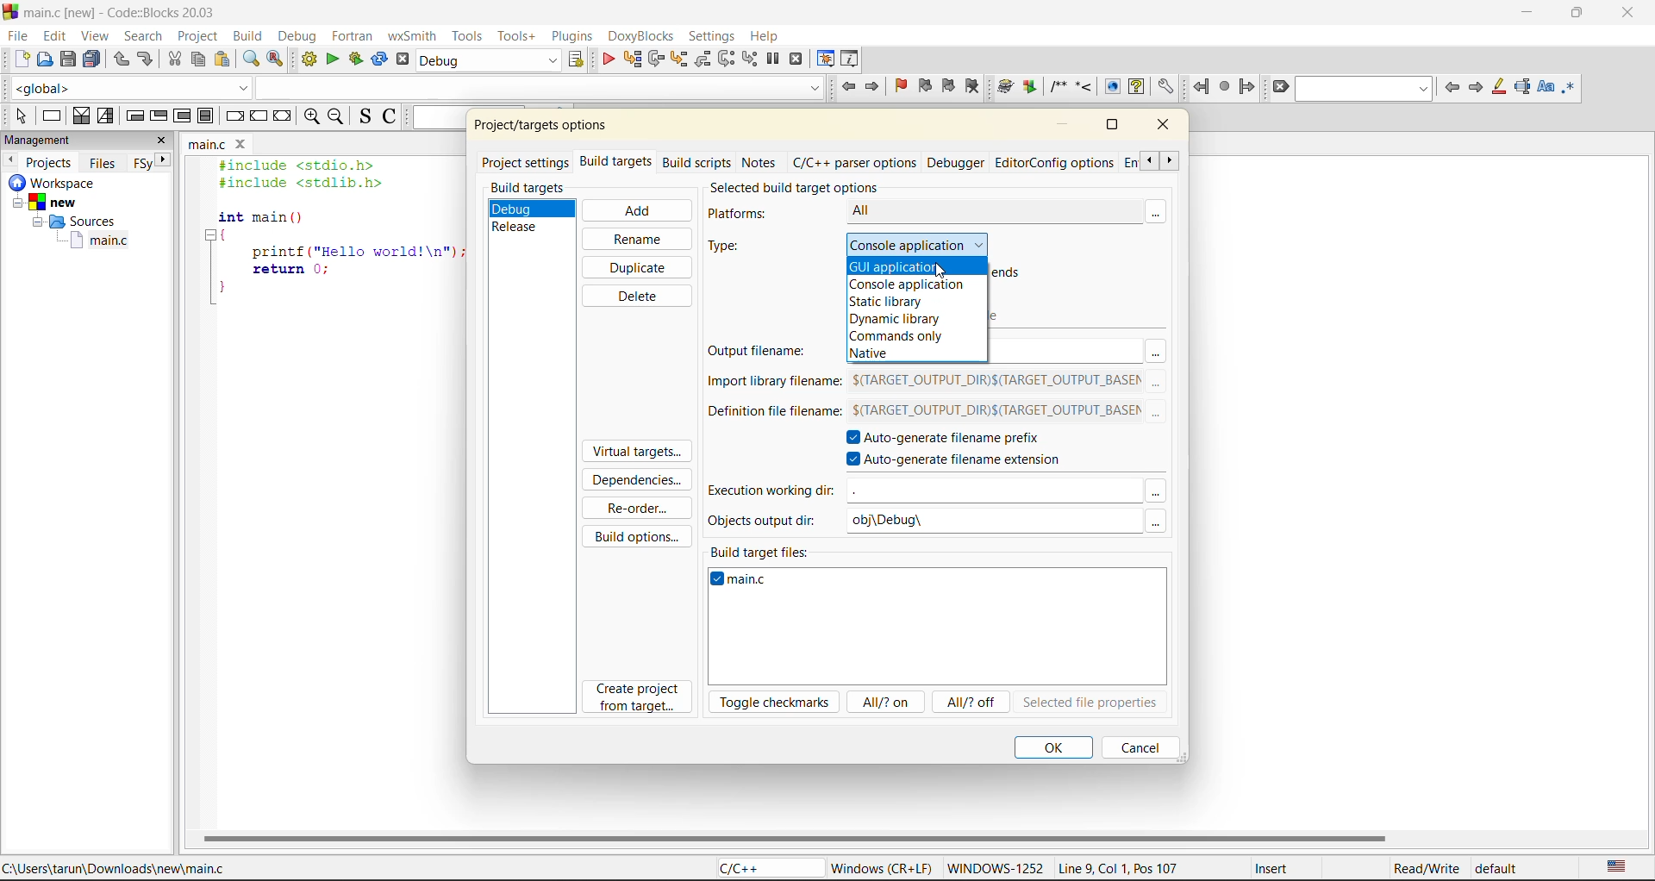 The height and width of the screenshot is (881, 1655). Describe the element at coordinates (119, 869) in the screenshot. I see `C:\Users\tarun\Downloads\new\main.c` at that location.